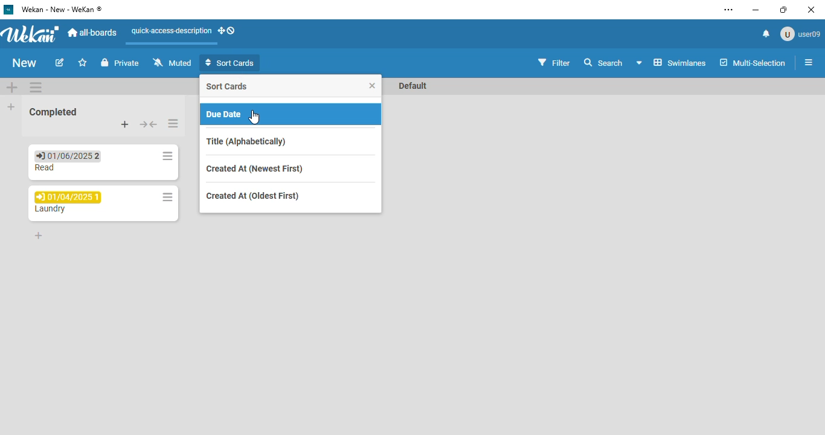 This screenshot has height=435, width=825. I want to click on filter, so click(554, 62).